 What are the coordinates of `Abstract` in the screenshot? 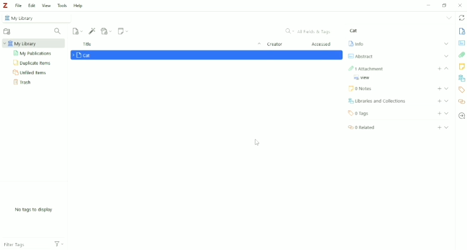 It's located at (360, 56).